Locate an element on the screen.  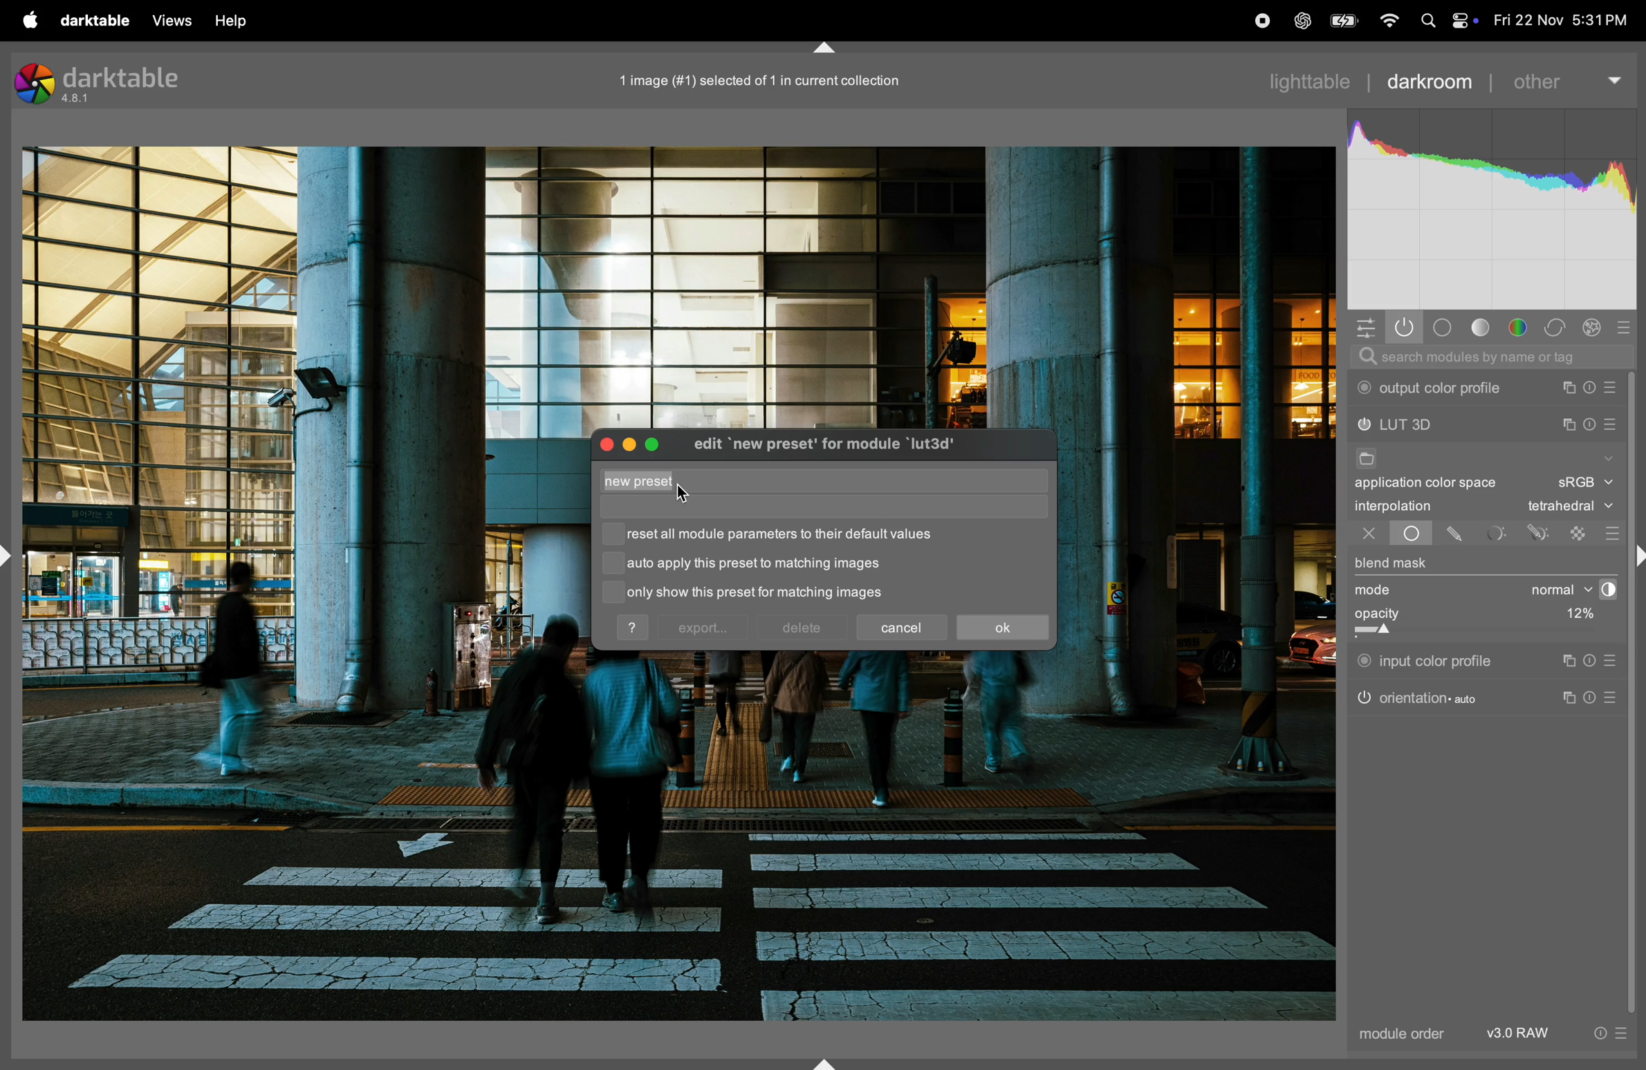
histogram is located at coordinates (1493, 211).